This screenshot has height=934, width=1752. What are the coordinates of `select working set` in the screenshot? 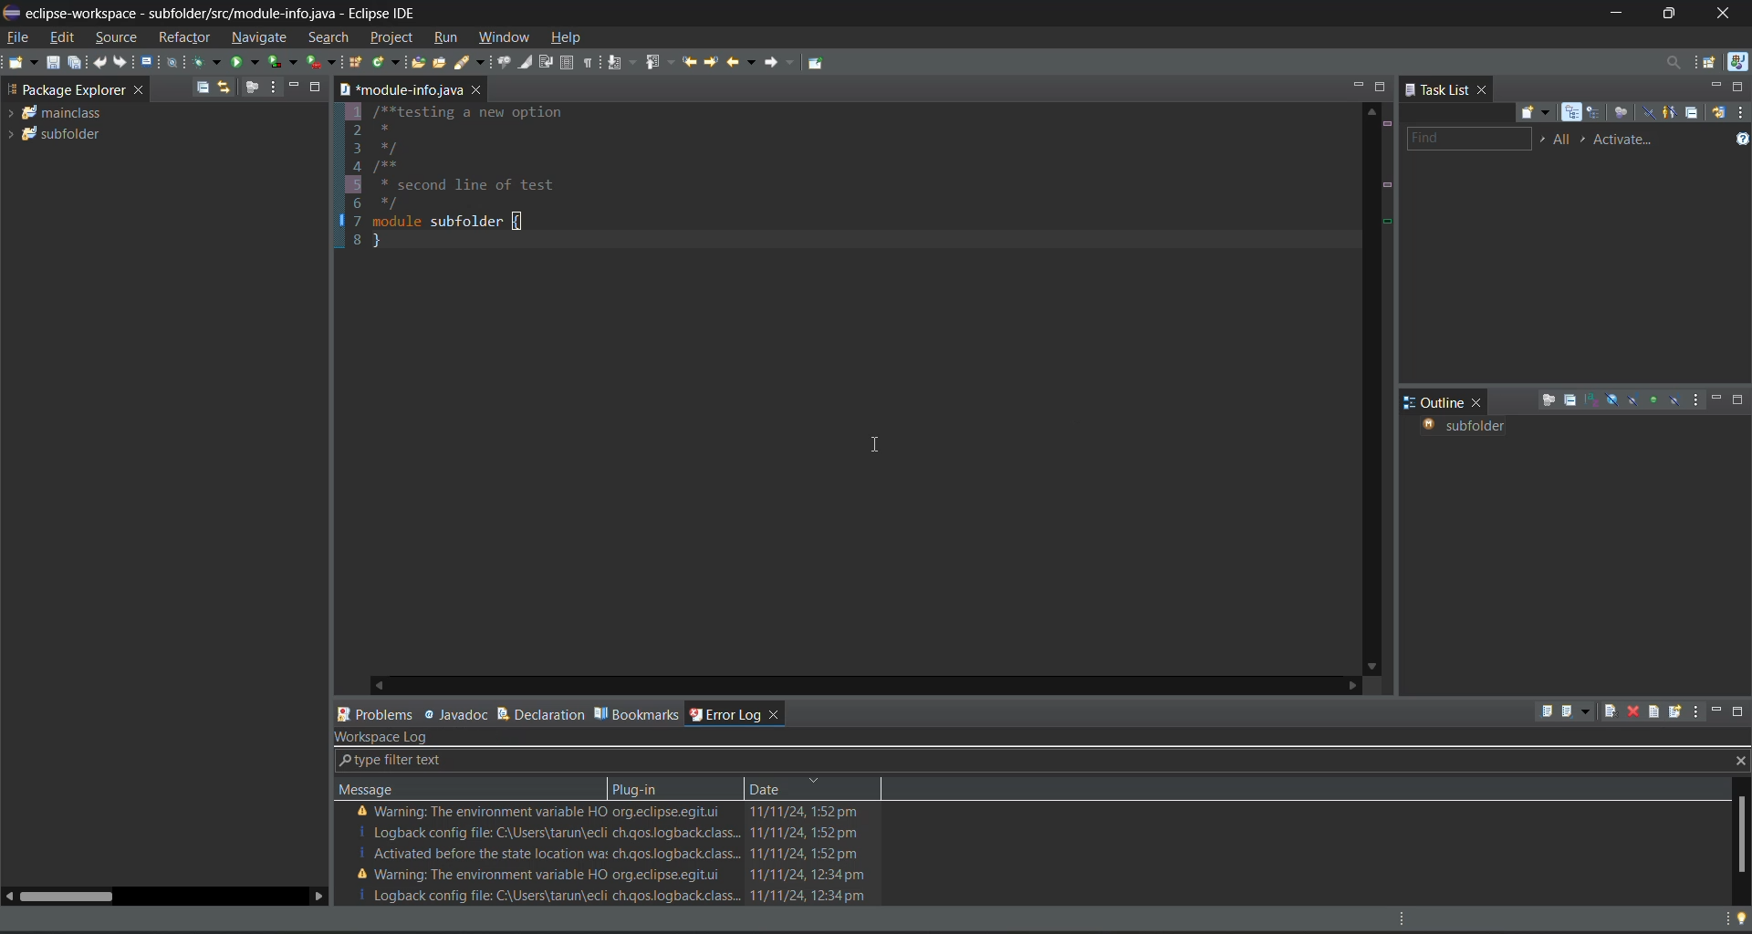 It's located at (1544, 142).